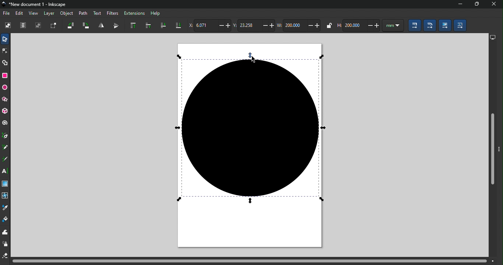 The height and width of the screenshot is (265, 503). Describe the element at coordinates (429, 25) in the screenshot. I see `When scaling rectangles, scale the radii of rounded corners` at that location.